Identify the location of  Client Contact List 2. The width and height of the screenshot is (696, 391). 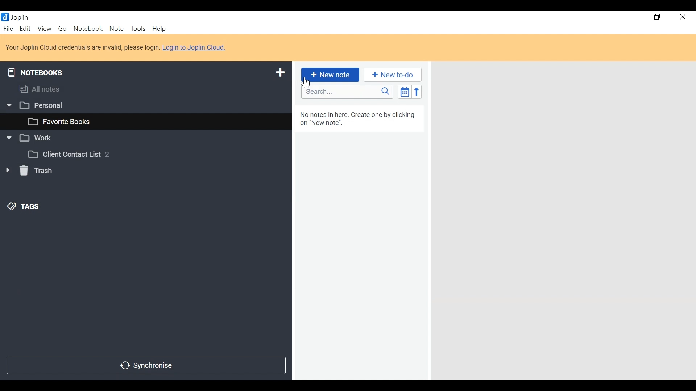
(67, 154).